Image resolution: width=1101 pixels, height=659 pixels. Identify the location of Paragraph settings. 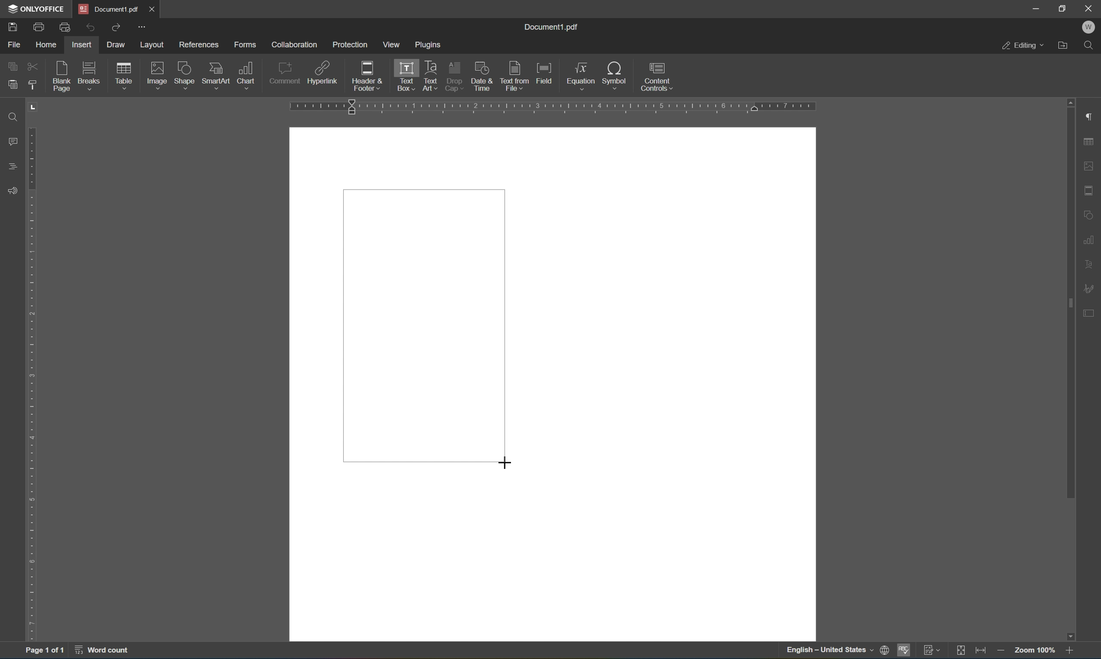
(1091, 115).